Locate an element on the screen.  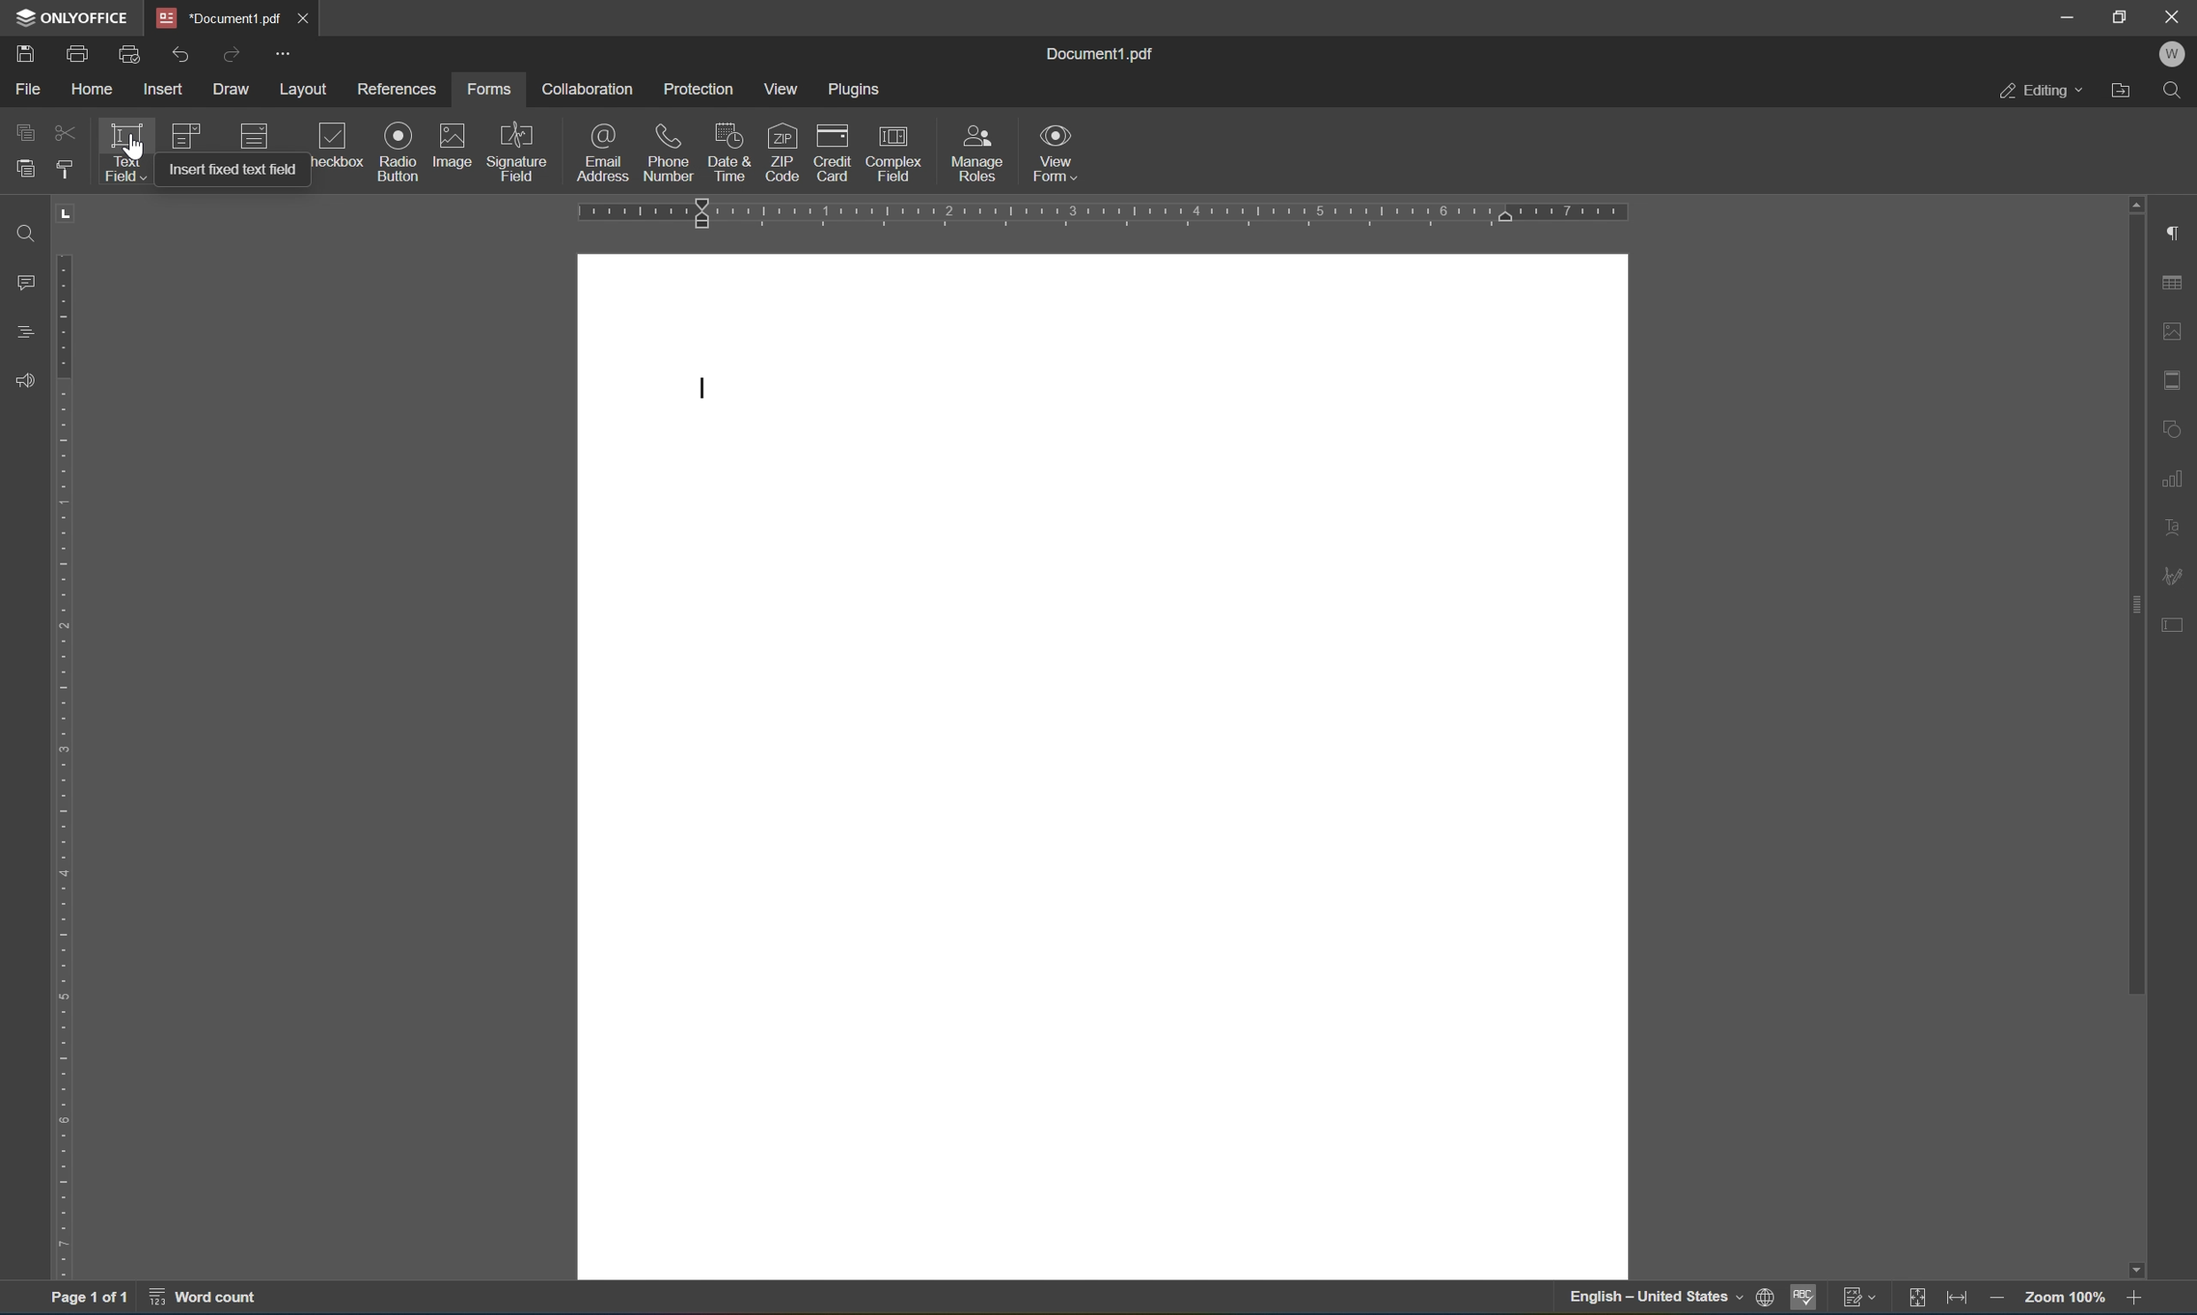
paste is located at coordinates (25, 164).